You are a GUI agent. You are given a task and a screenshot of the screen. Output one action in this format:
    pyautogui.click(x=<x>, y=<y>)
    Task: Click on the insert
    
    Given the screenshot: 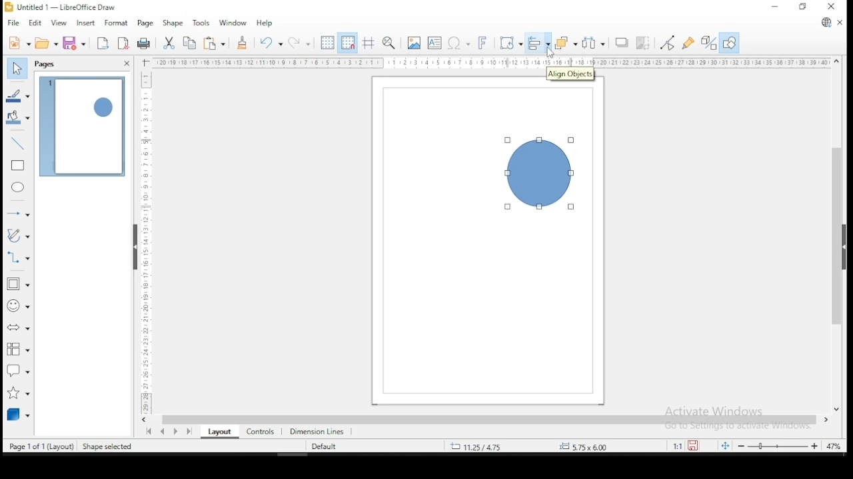 What is the action you would take?
    pyautogui.click(x=84, y=23)
    